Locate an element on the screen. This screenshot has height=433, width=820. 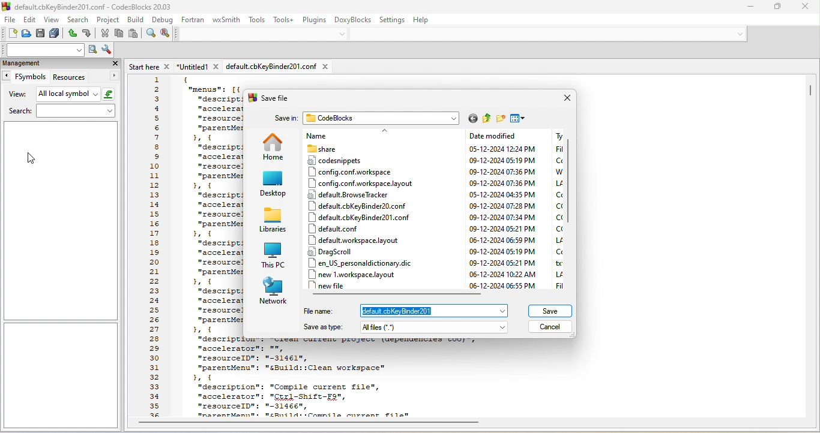
default cbkey binder201 conf is located at coordinates (363, 217).